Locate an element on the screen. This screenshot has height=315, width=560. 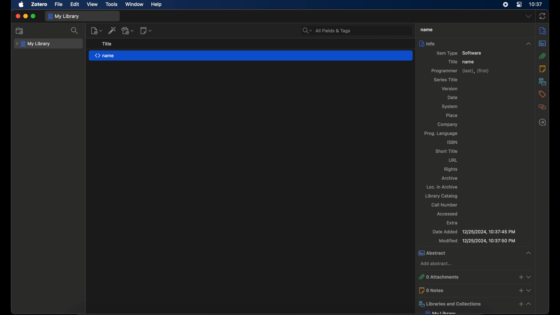
series title  is located at coordinates (445, 80).